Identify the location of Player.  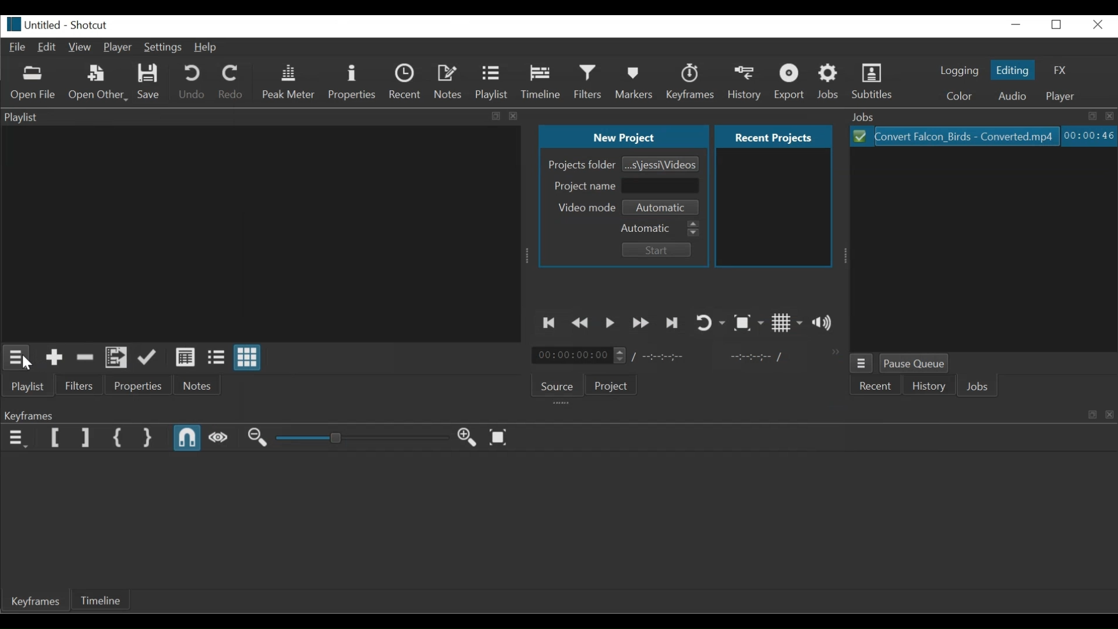
(1061, 97).